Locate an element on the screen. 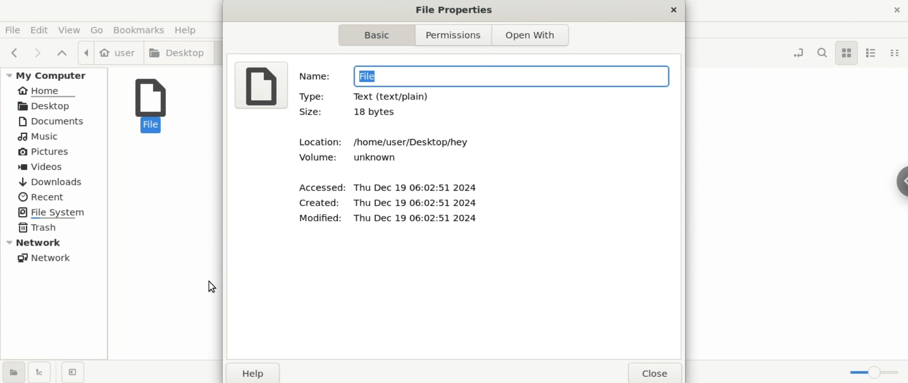 This screenshot has height=383, width=908. parent folders is located at coordinates (62, 52).